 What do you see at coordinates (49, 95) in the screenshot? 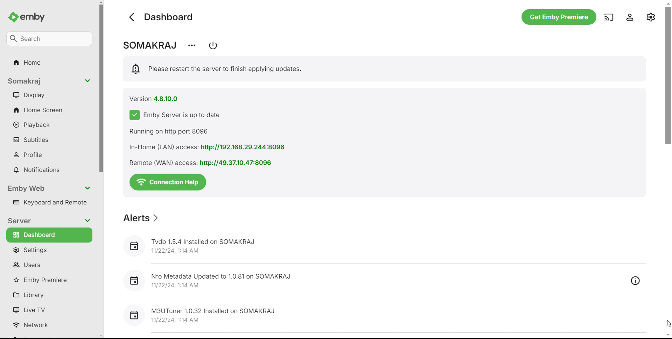
I see `display` at bounding box center [49, 95].